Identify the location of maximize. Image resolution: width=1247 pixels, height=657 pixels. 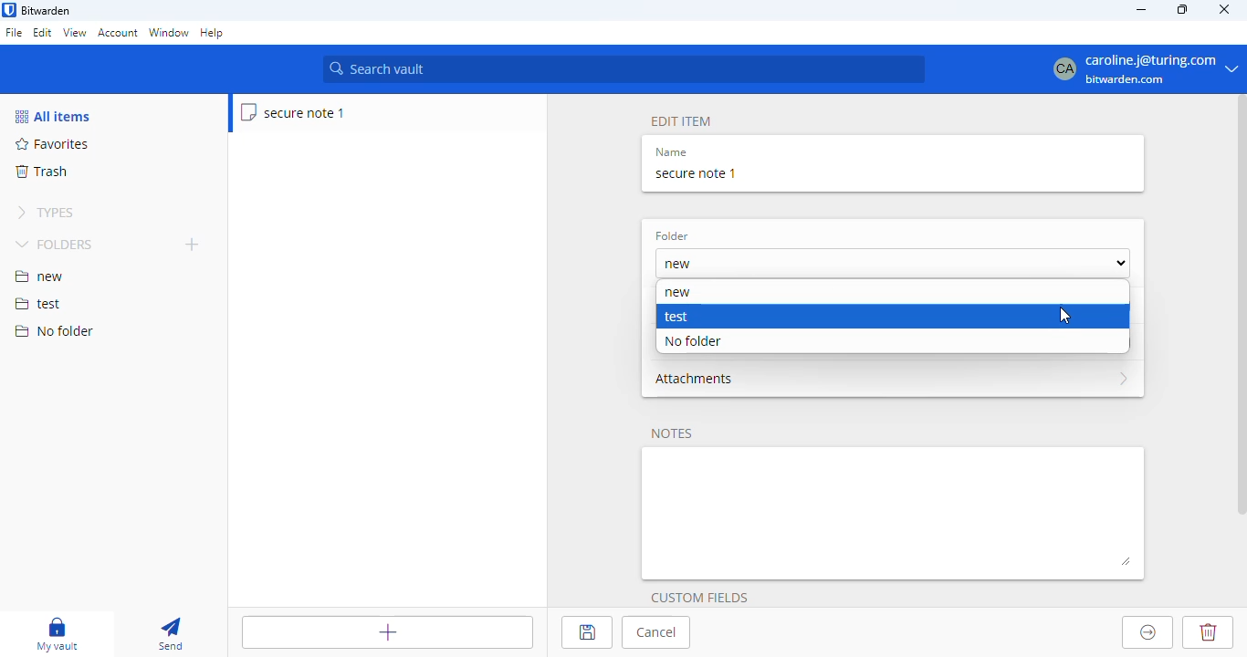
(1184, 9).